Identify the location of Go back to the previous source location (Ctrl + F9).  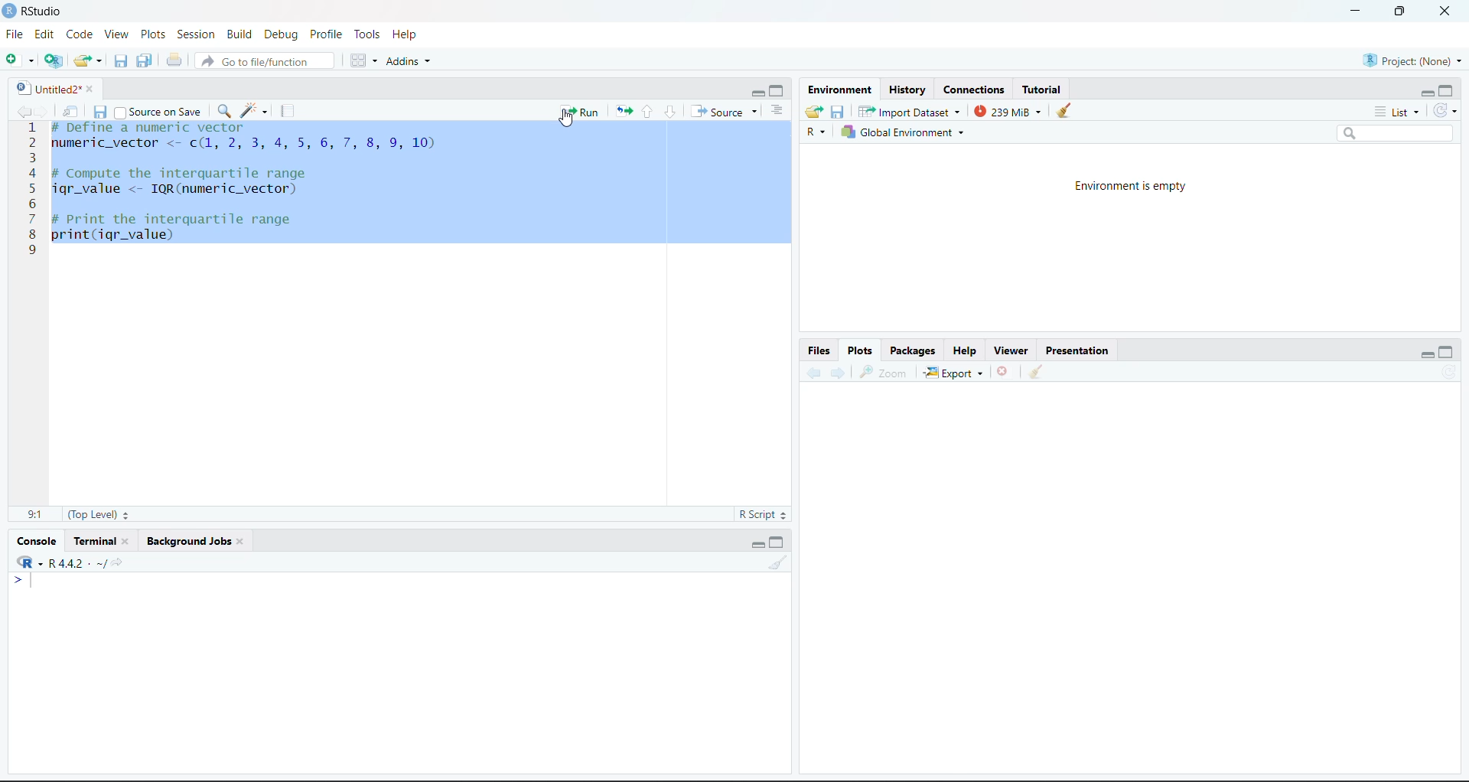
(808, 371).